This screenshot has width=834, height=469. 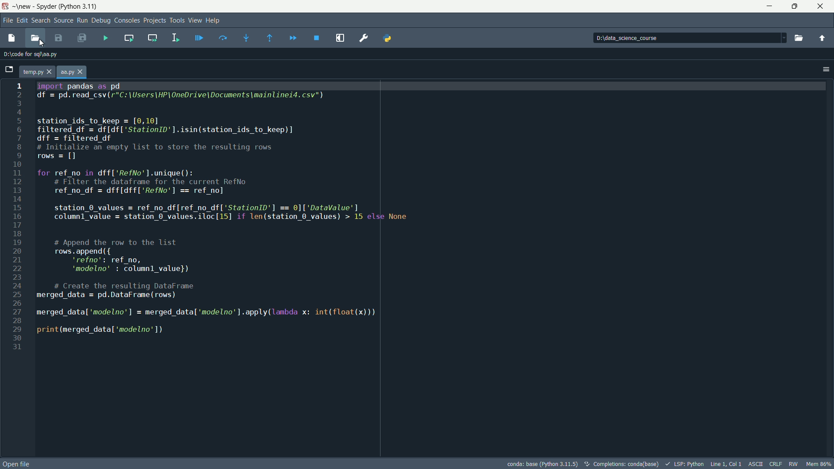 What do you see at coordinates (106, 39) in the screenshot?
I see `run file` at bounding box center [106, 39].